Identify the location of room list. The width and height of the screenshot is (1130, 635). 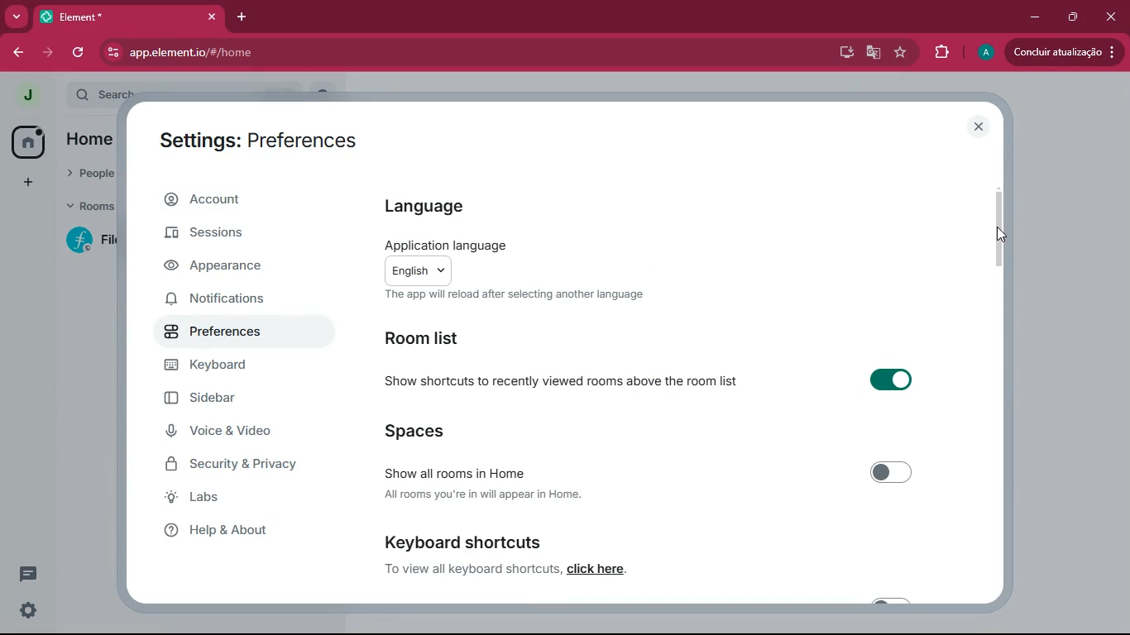
(439, 336).